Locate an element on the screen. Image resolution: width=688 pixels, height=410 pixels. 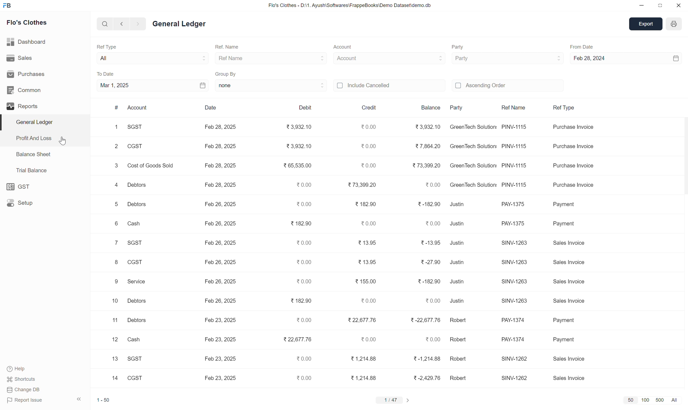
Debit is located at coordinates (306, 107).